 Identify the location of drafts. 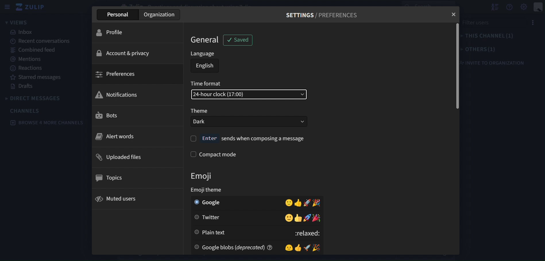
(25, 87).